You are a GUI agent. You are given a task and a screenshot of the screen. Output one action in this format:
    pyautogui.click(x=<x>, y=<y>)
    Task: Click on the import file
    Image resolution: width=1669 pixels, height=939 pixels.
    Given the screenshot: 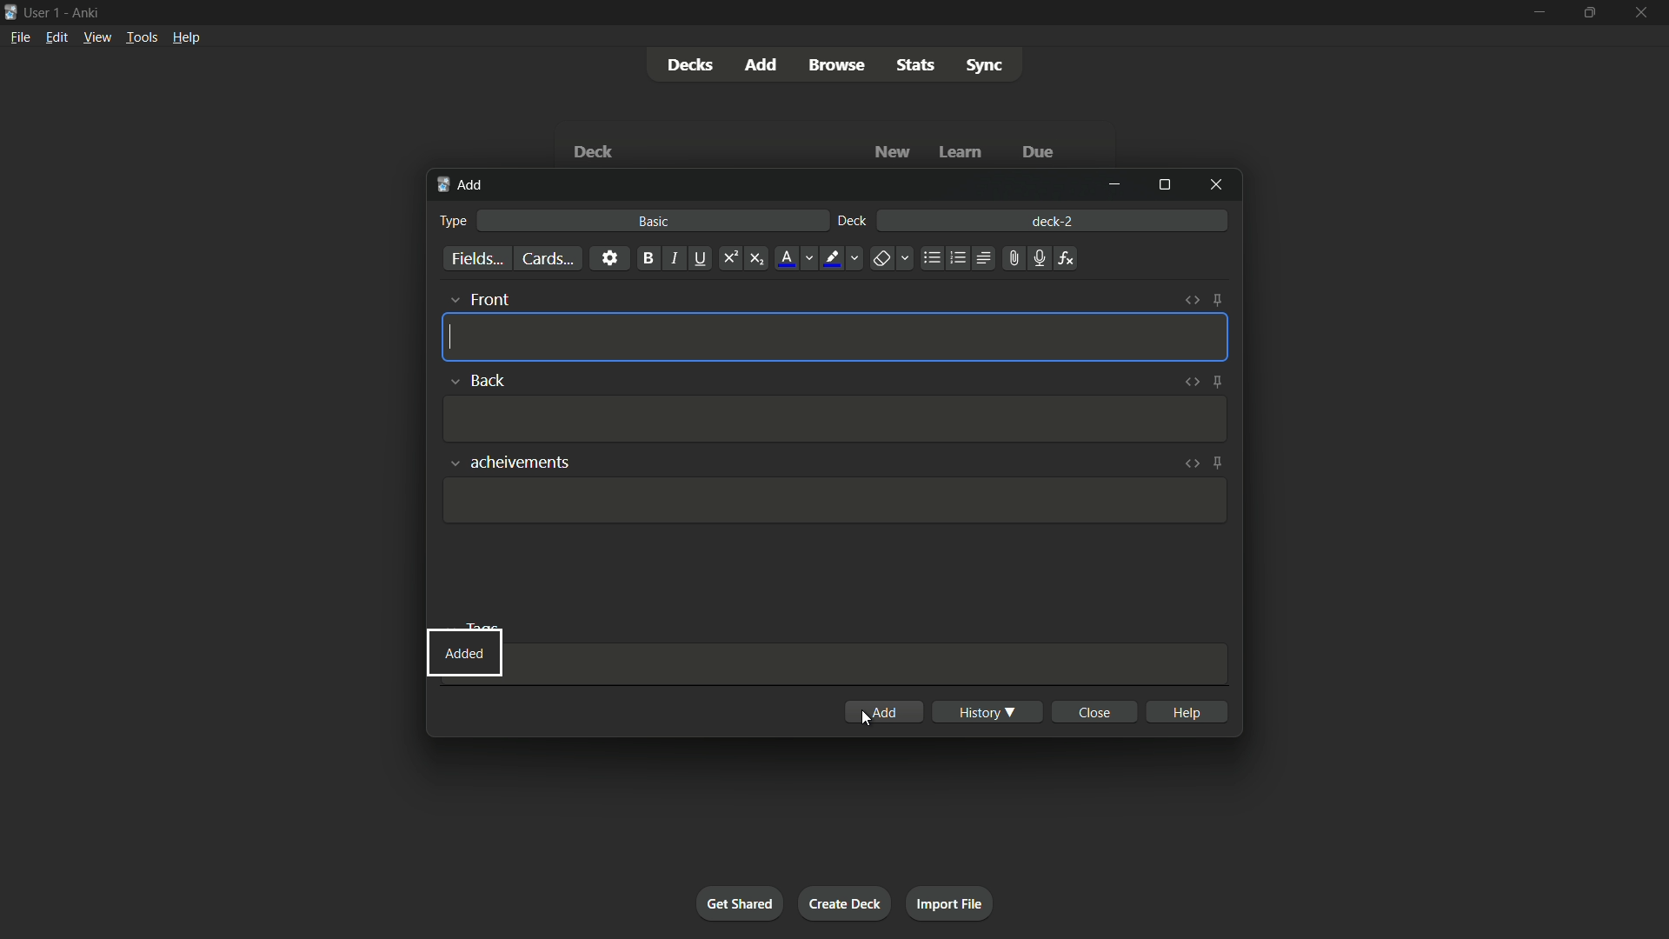 What is the action you would take?
    pyautogui.click(x=951, y=904)
    